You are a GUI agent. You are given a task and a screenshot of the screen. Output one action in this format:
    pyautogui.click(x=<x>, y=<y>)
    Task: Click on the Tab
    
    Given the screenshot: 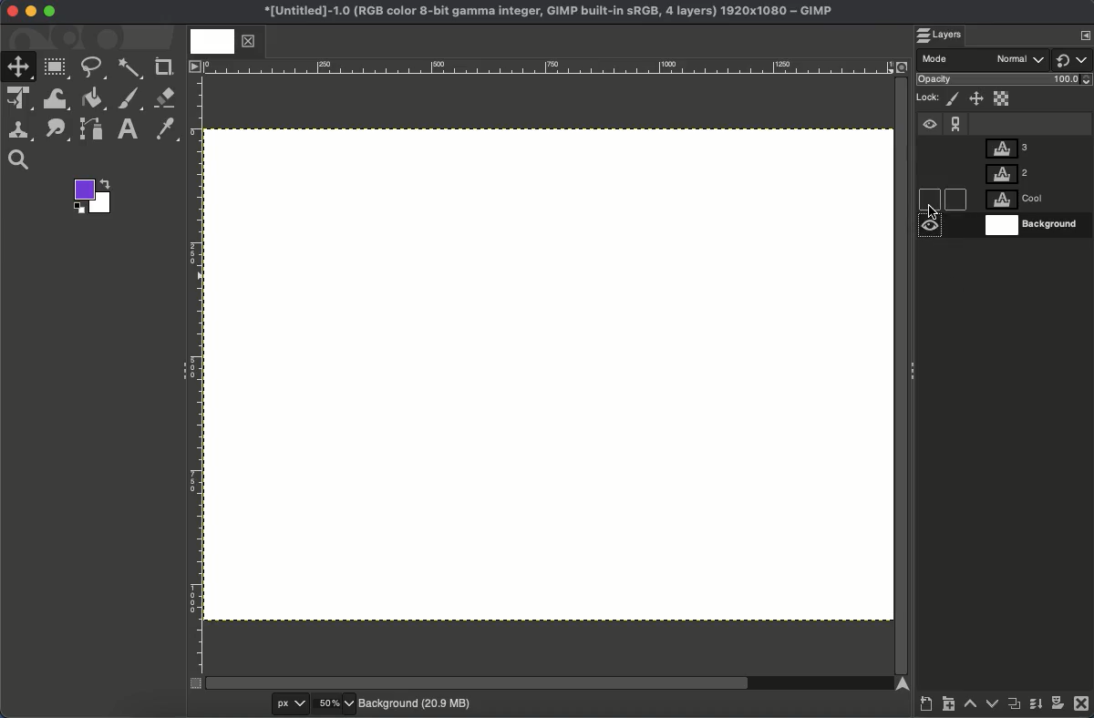 What is the action you would take?
    pyautogui.click(x=222, y=42)
    